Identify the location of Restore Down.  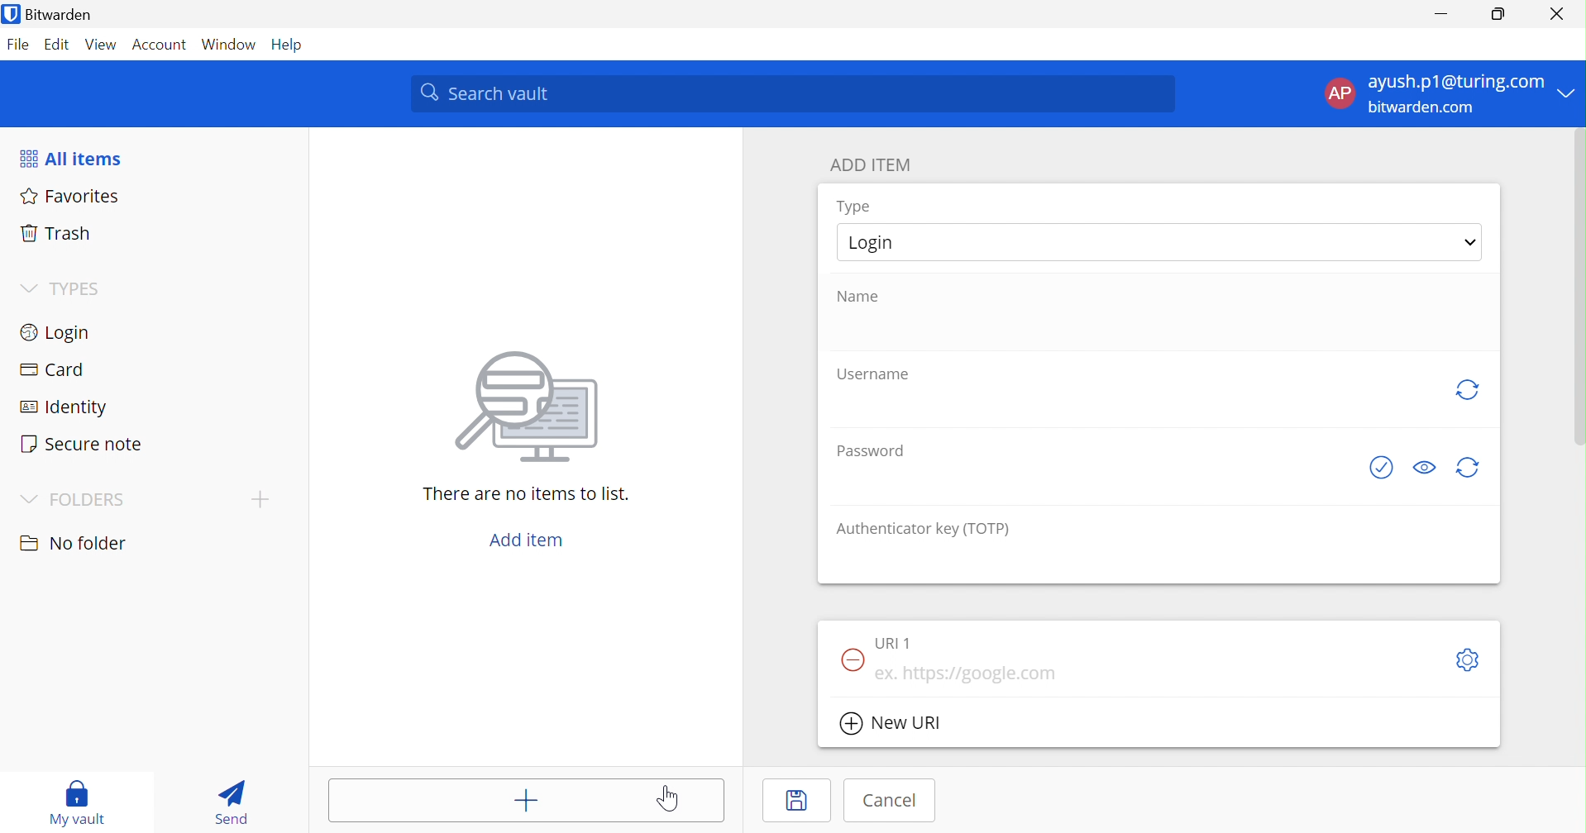
(1498, 14).